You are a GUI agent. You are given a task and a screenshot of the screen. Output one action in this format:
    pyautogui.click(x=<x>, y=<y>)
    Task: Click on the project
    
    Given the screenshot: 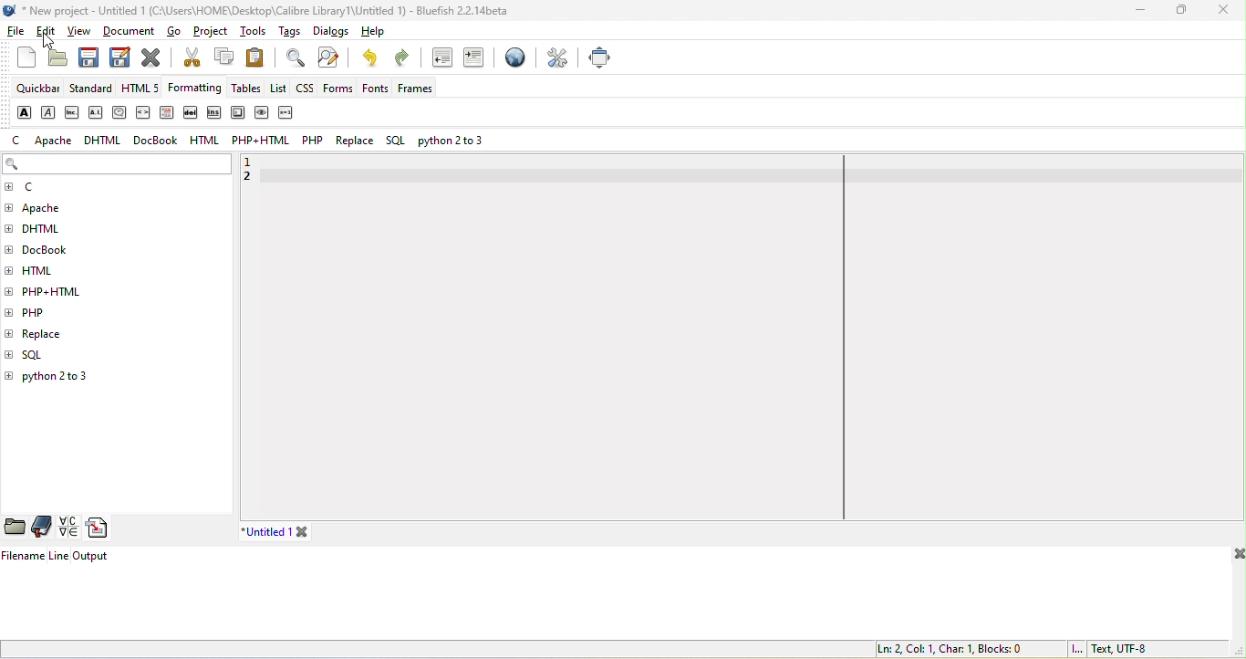 What is the action you would take?
    pyautogui.click(x=213, y=34)
    